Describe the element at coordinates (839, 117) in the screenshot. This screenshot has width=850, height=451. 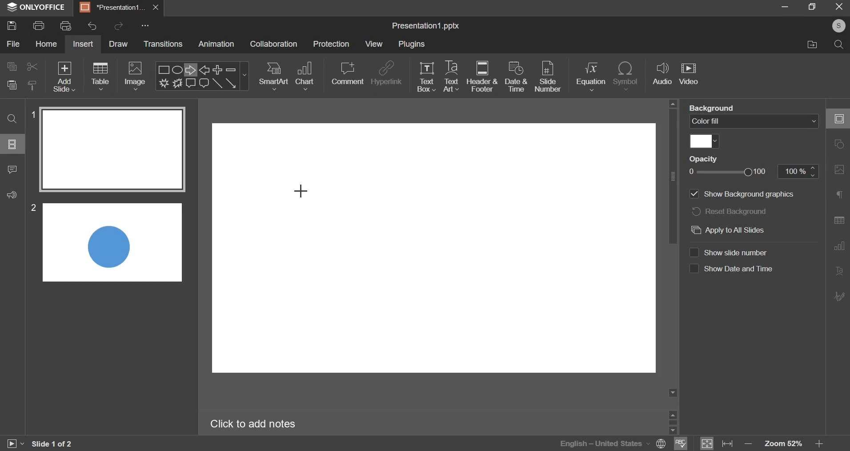
I see `Slide settings` at that location.